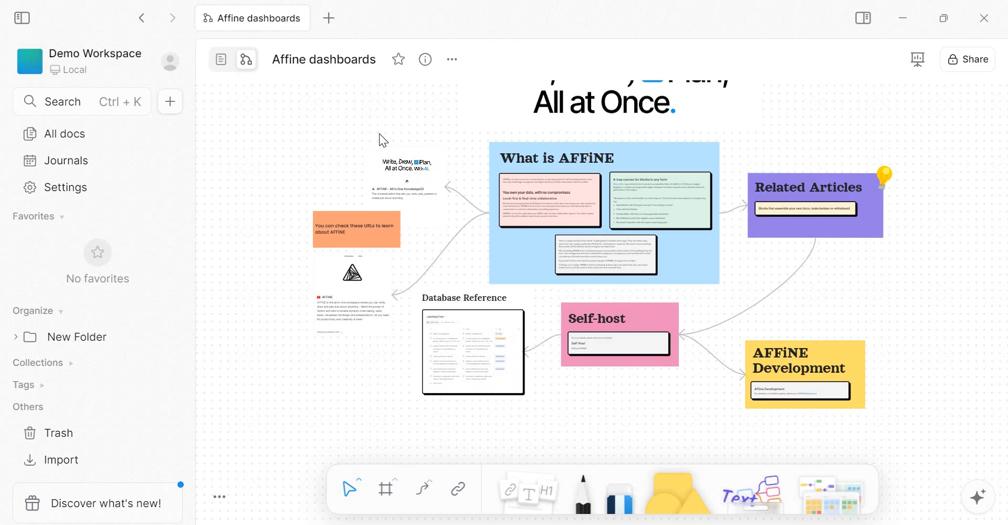  What do you see at coordinates (753, 493) in the screenshot?
I see `others` at bounding box center [753, 493].